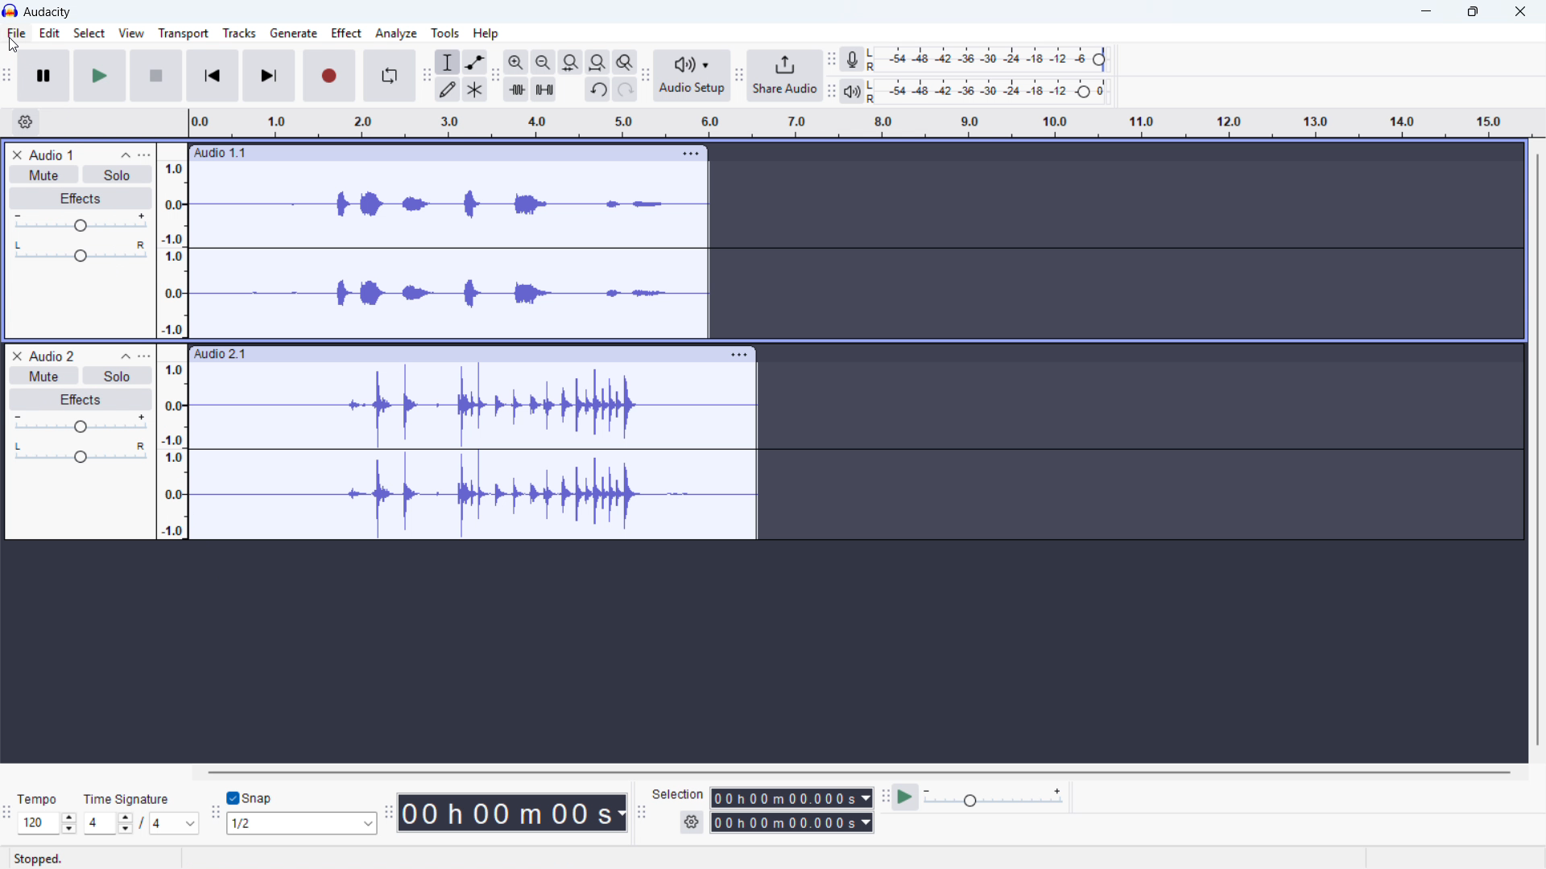 This screenshot has height=869, width=1546. What do you see at coordinates (516, 89) in the screenshot?
I see `Trim audio outside selection` at bounding box center [516, 89].